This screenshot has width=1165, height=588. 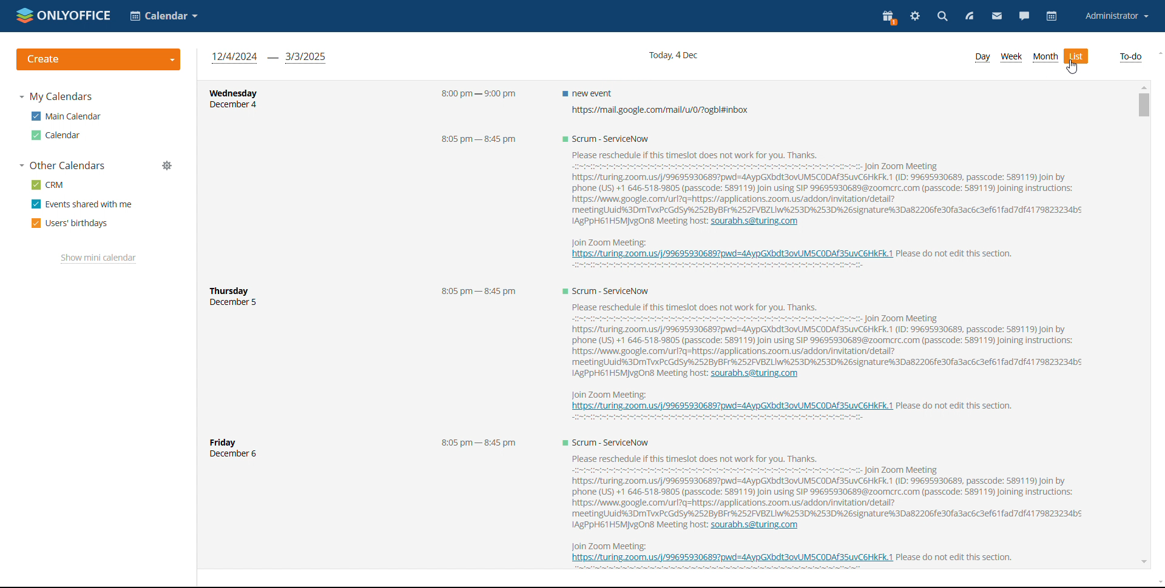 I want to click on Please reschedule if this timeslot does not work for you. Thanks.i i= [OI Zoom Meetinghitps:/turing.200m.us/}/996959306897pwd=4AYPGXbA3oVUMSCODAF3SUVCEHKFK.1 (ID: 99695930689, passcode: 589119) join byphone (US) +1 646-518-9805 (passcode: 589119) join using SIP 99695930689@zoomcrc.com (passcode: 589119) joining instructions:https://www.google.com/url?q=https://applications.zoom.us/addon/invitation/detail?meetingUuid%3DmTvxPcGdSyvi 252 BBE 25 2FVRZ!1 wd 253D%253D% 26<ignatured3Dat’ 2 206fe30fa3acec3ef6 1fad 7df4179823234b, so click(x=821, y=333).